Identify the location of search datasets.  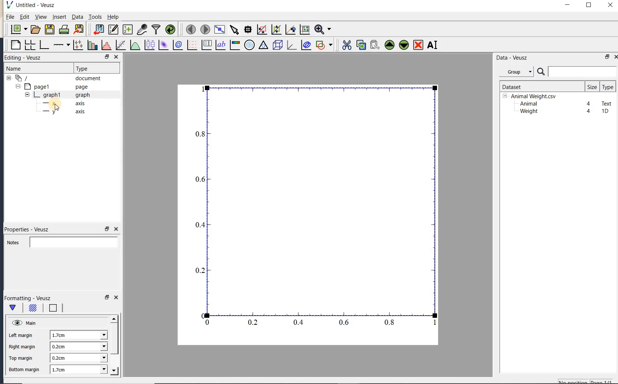
(577, 72).